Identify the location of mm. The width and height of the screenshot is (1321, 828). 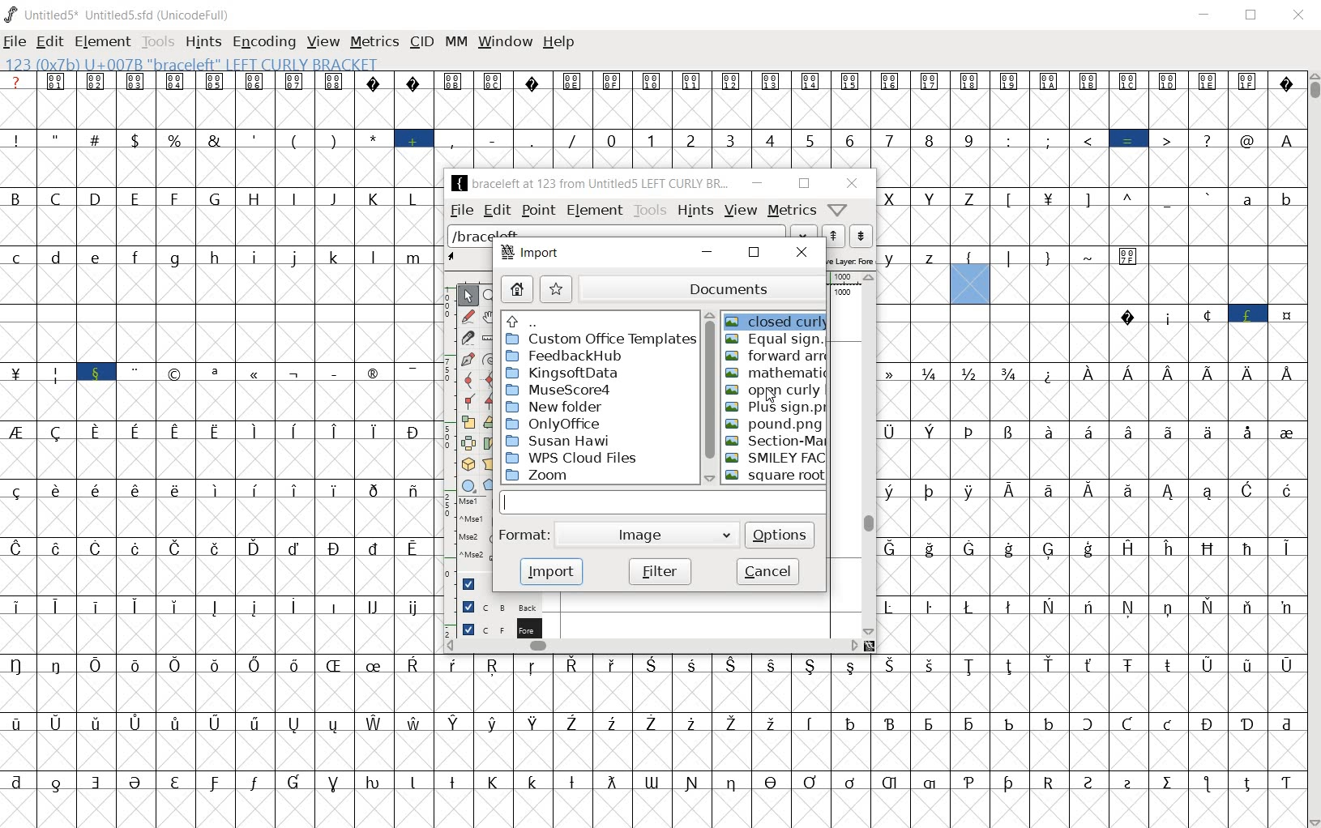
(455, 43).